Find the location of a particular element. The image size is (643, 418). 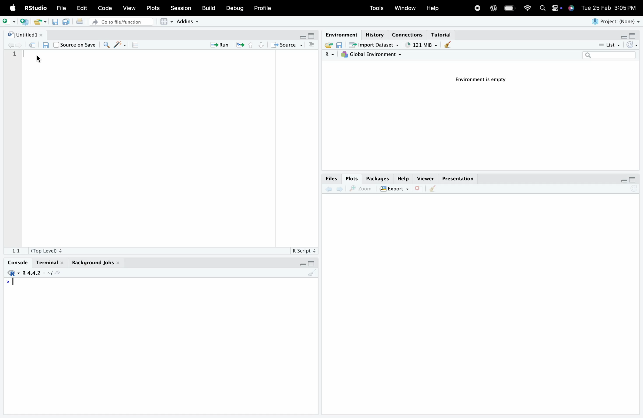

R is located at coordinates (330, 55).